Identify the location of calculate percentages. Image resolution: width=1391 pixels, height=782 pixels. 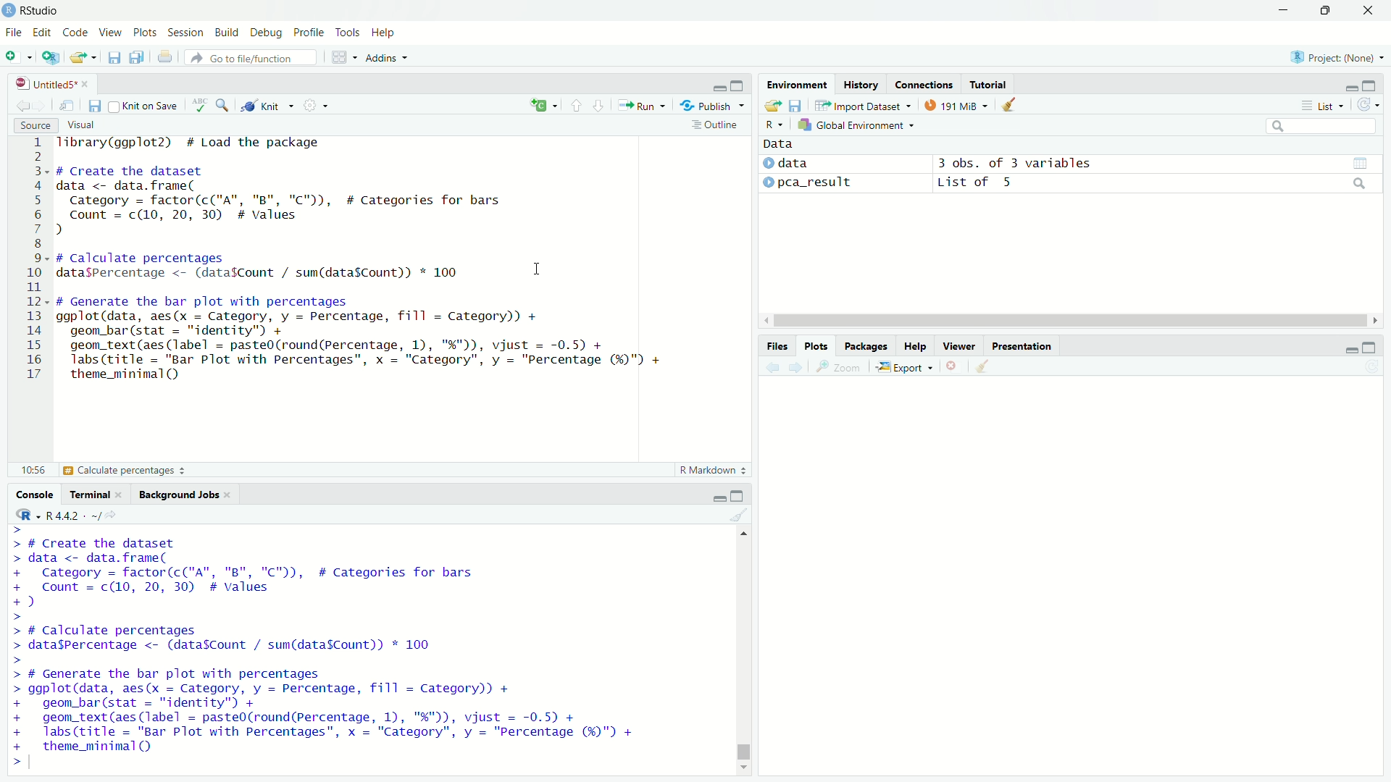
(102, 470).